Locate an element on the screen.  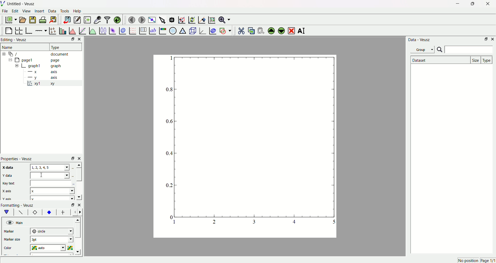
Editing - Veusz is located at coordinates (15, 40).